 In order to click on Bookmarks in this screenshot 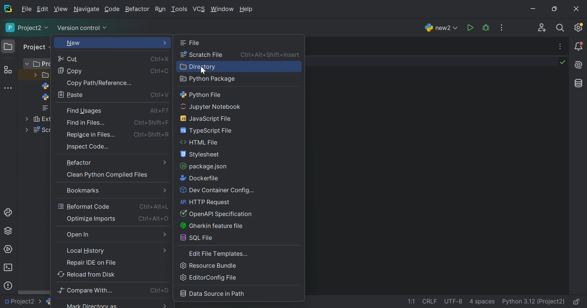, I will do `click(83, 190)`.